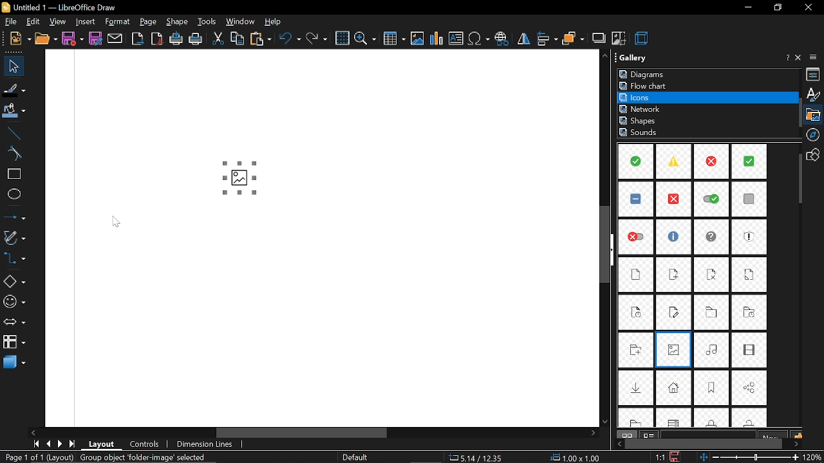  I want to click on previous page, so click(48, 444).